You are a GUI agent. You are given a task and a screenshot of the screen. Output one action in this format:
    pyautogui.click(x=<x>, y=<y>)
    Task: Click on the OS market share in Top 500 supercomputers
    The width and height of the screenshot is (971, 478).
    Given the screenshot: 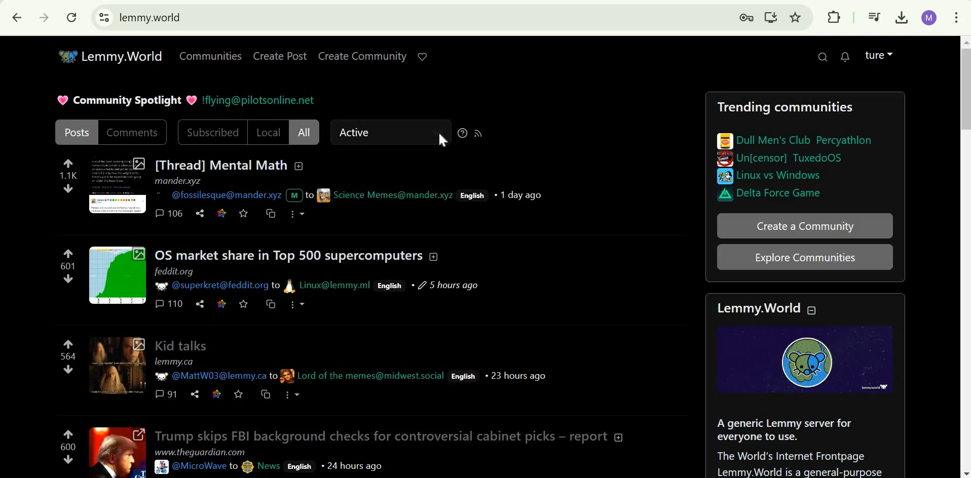 What is the action you would take?
    pyautogui.click(x=290, y=255)
    